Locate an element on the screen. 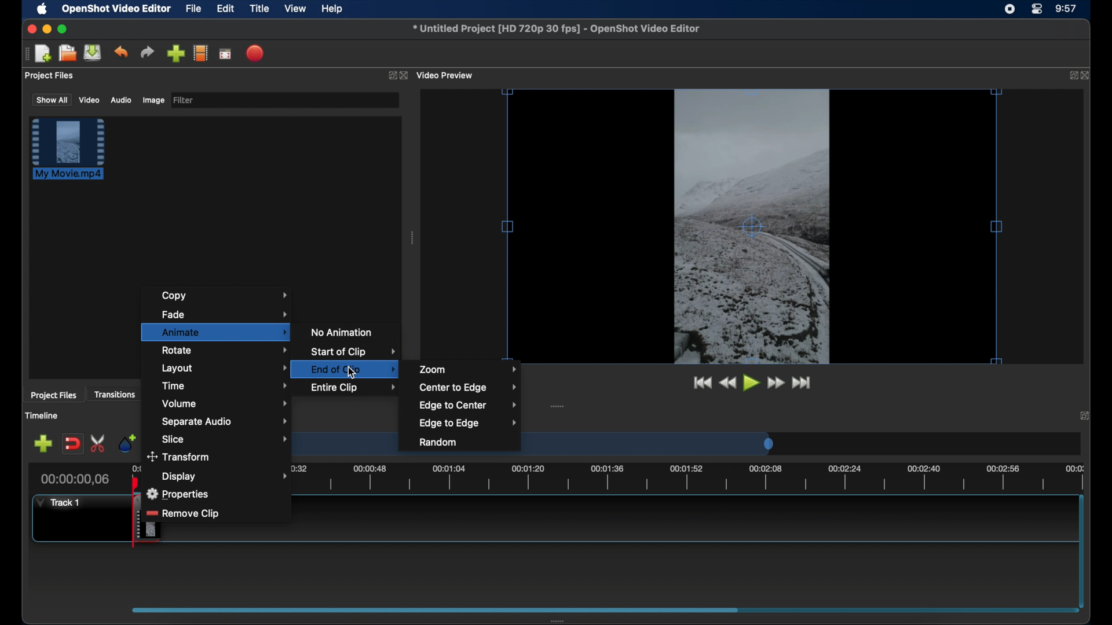  new project is located at coordinates (44, 54).